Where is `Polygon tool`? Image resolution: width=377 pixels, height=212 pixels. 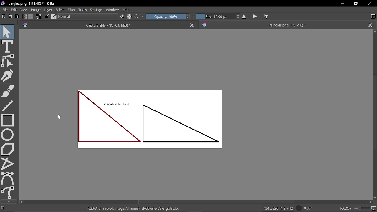 Polygon tool is located at coordinates (8, 149).